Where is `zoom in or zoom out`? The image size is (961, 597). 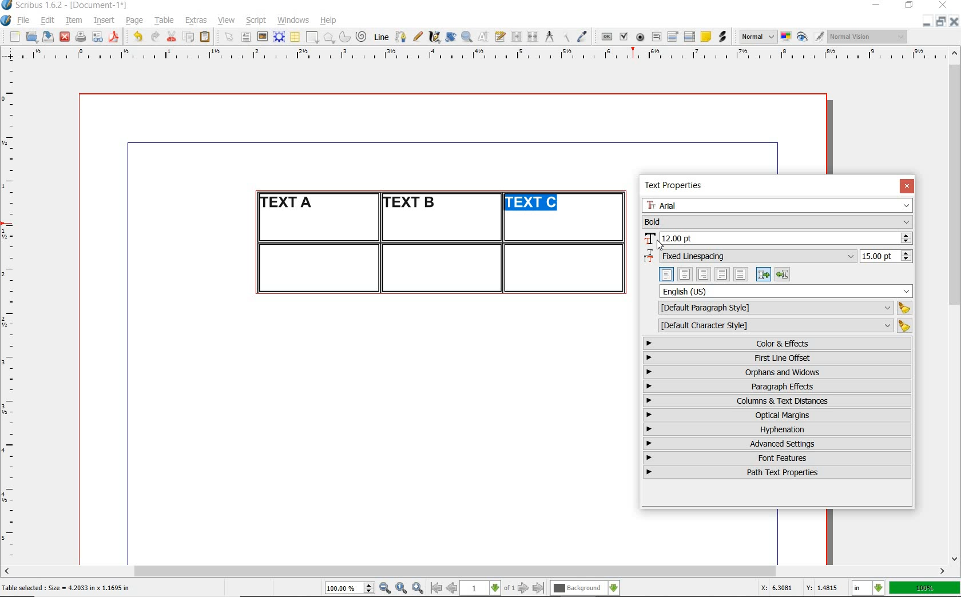 zoom in or zoom out is located at coordinates (467, 37).